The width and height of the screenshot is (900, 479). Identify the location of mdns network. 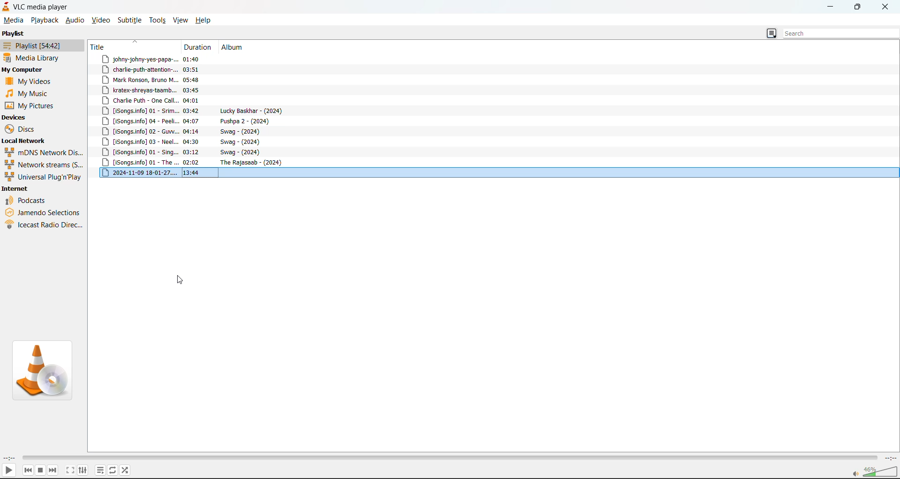
(44, 153).